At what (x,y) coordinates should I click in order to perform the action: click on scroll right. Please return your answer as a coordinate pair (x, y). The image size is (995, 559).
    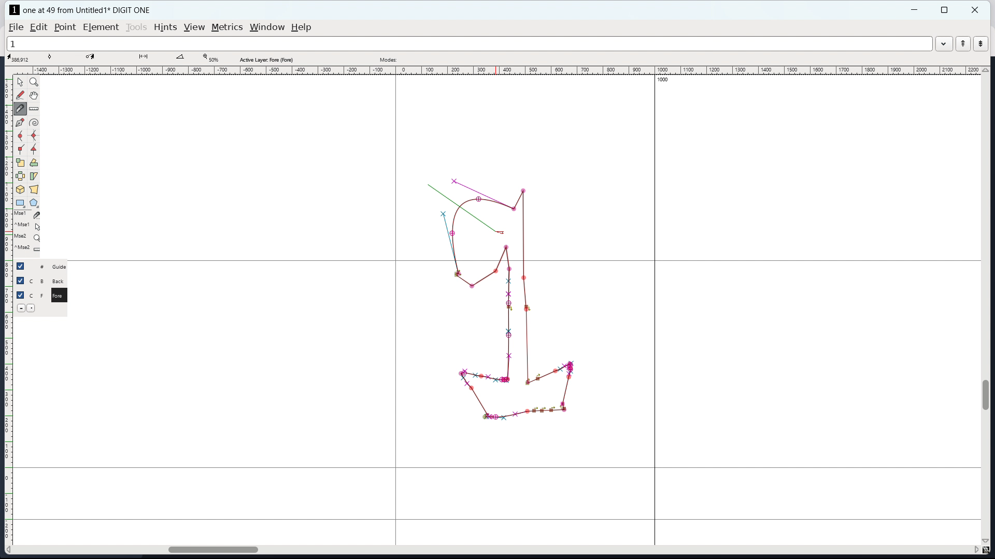
    Looking at the image, I should click on (975, 550).